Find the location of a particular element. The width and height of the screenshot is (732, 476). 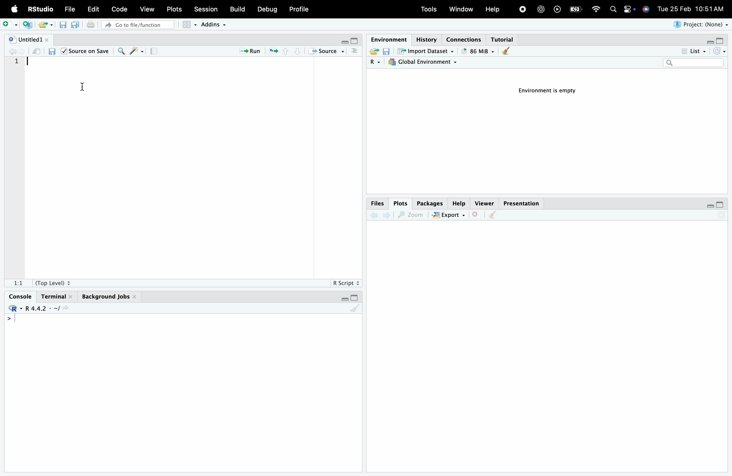

back is located at coordinates (15, 52).